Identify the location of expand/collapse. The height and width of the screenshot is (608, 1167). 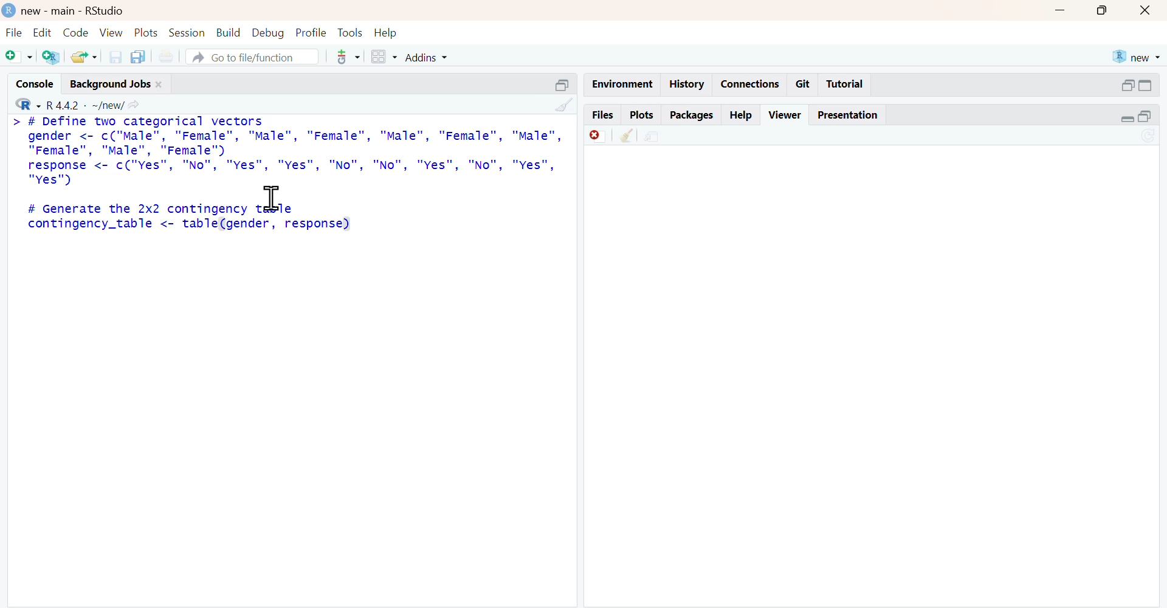
(1127, 119).